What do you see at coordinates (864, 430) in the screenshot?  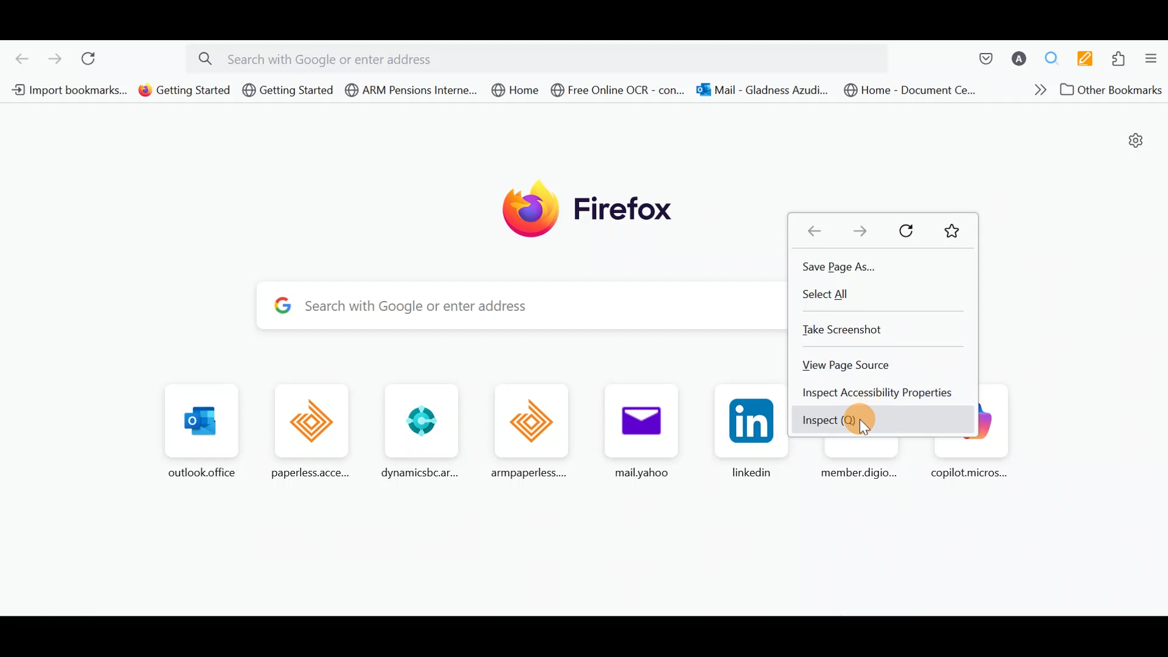 I see `cursor` at bounding box center [864, 430].